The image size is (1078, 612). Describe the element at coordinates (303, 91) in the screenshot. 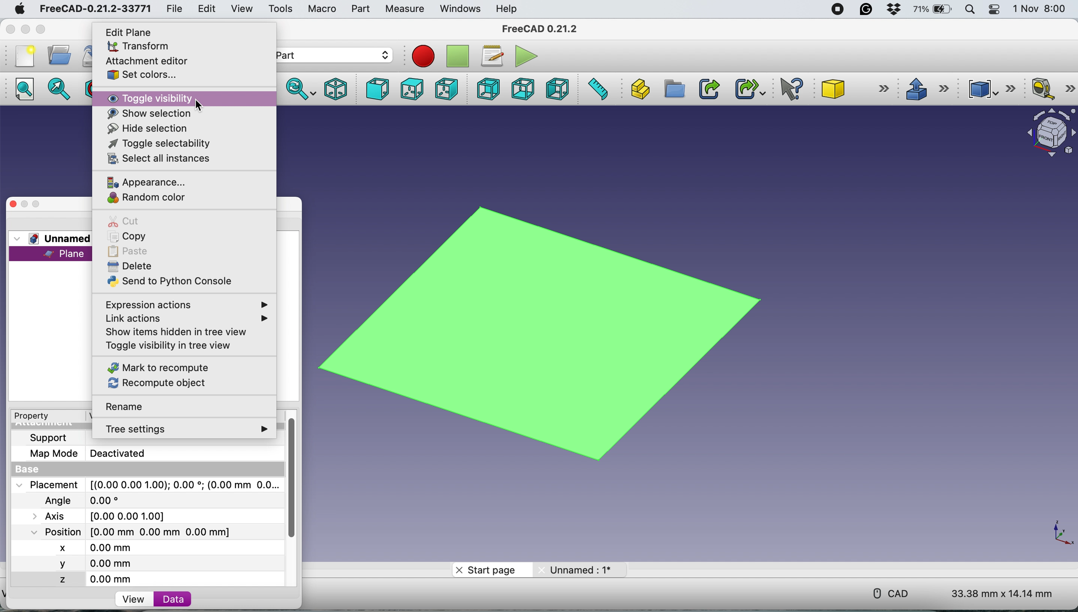

I see `sync view` at that location.